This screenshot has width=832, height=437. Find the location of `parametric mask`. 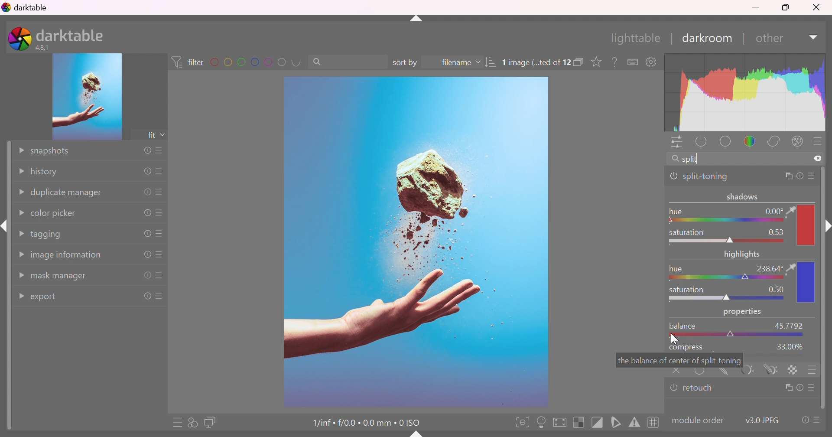

parametric mask is located at coordinates (749, 371).